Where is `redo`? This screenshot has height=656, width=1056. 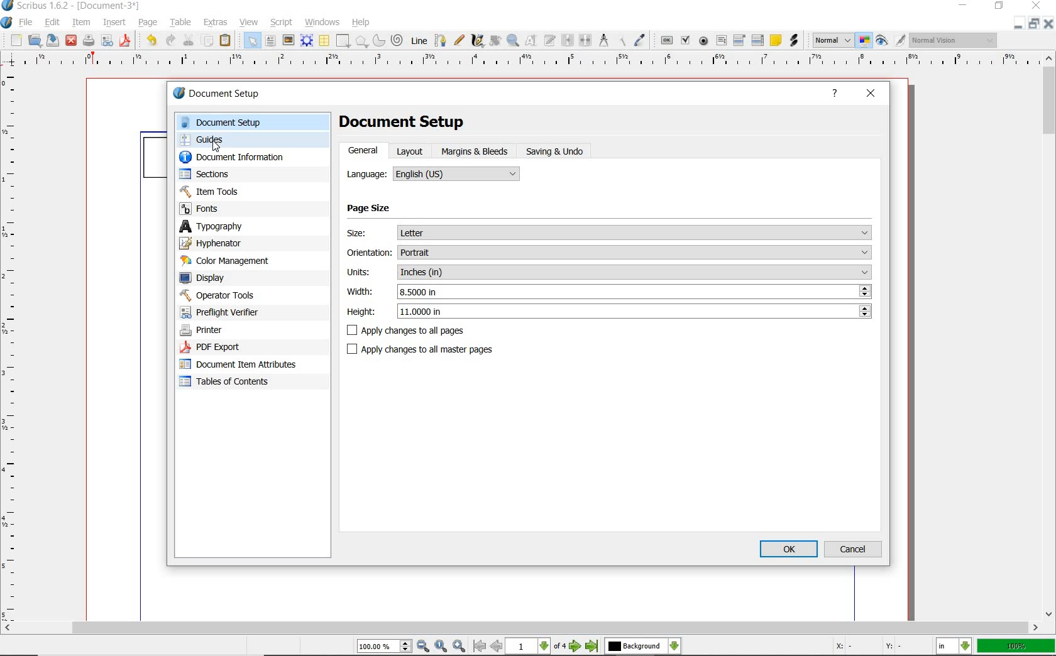 redo is located at coordinates (170, 41).